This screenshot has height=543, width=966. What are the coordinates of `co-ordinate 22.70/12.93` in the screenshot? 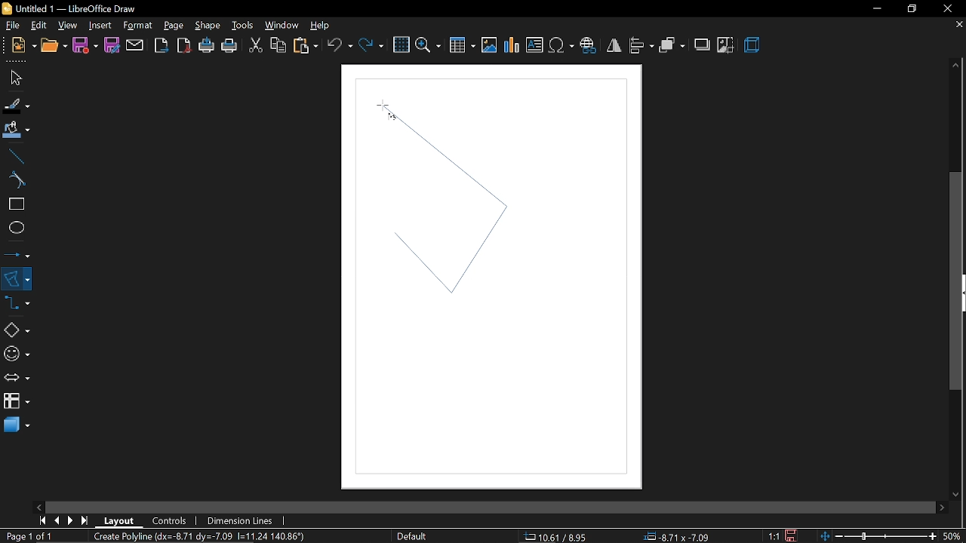 It's located at (560, 536).